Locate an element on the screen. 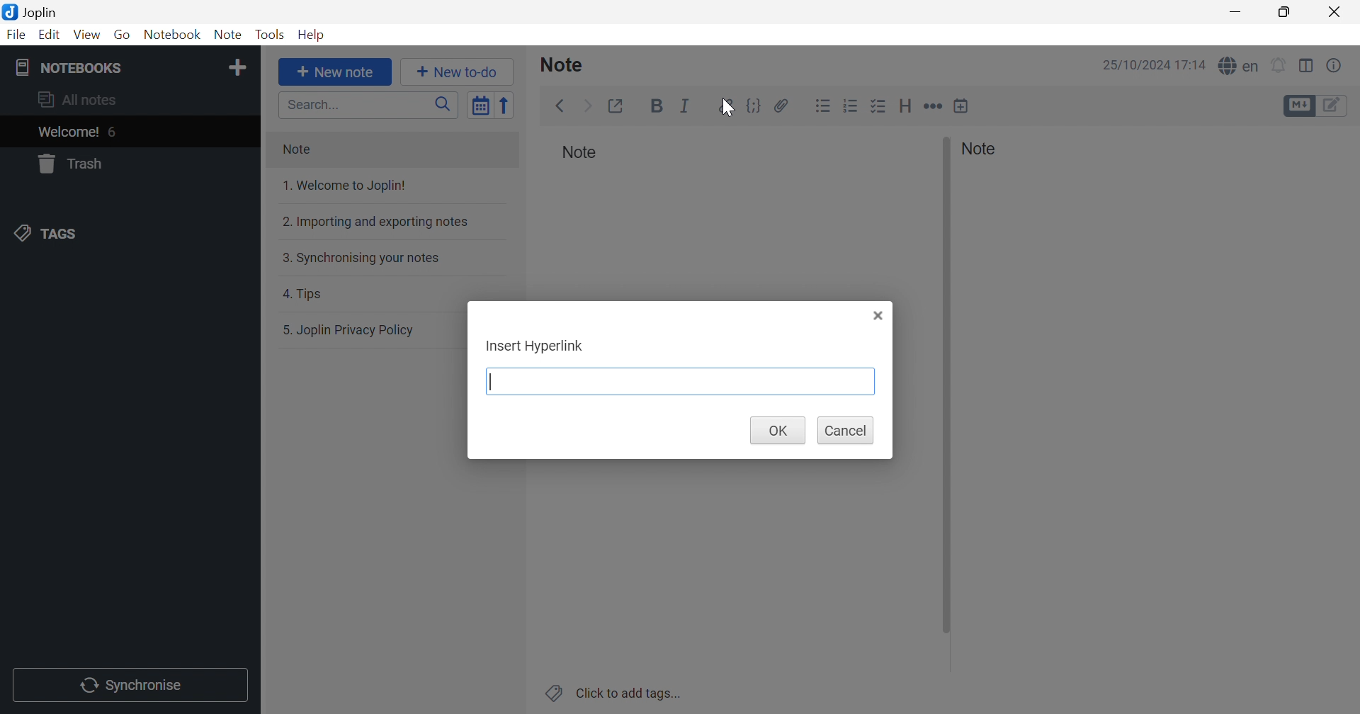  Heading is located at coordinates (906, 106).